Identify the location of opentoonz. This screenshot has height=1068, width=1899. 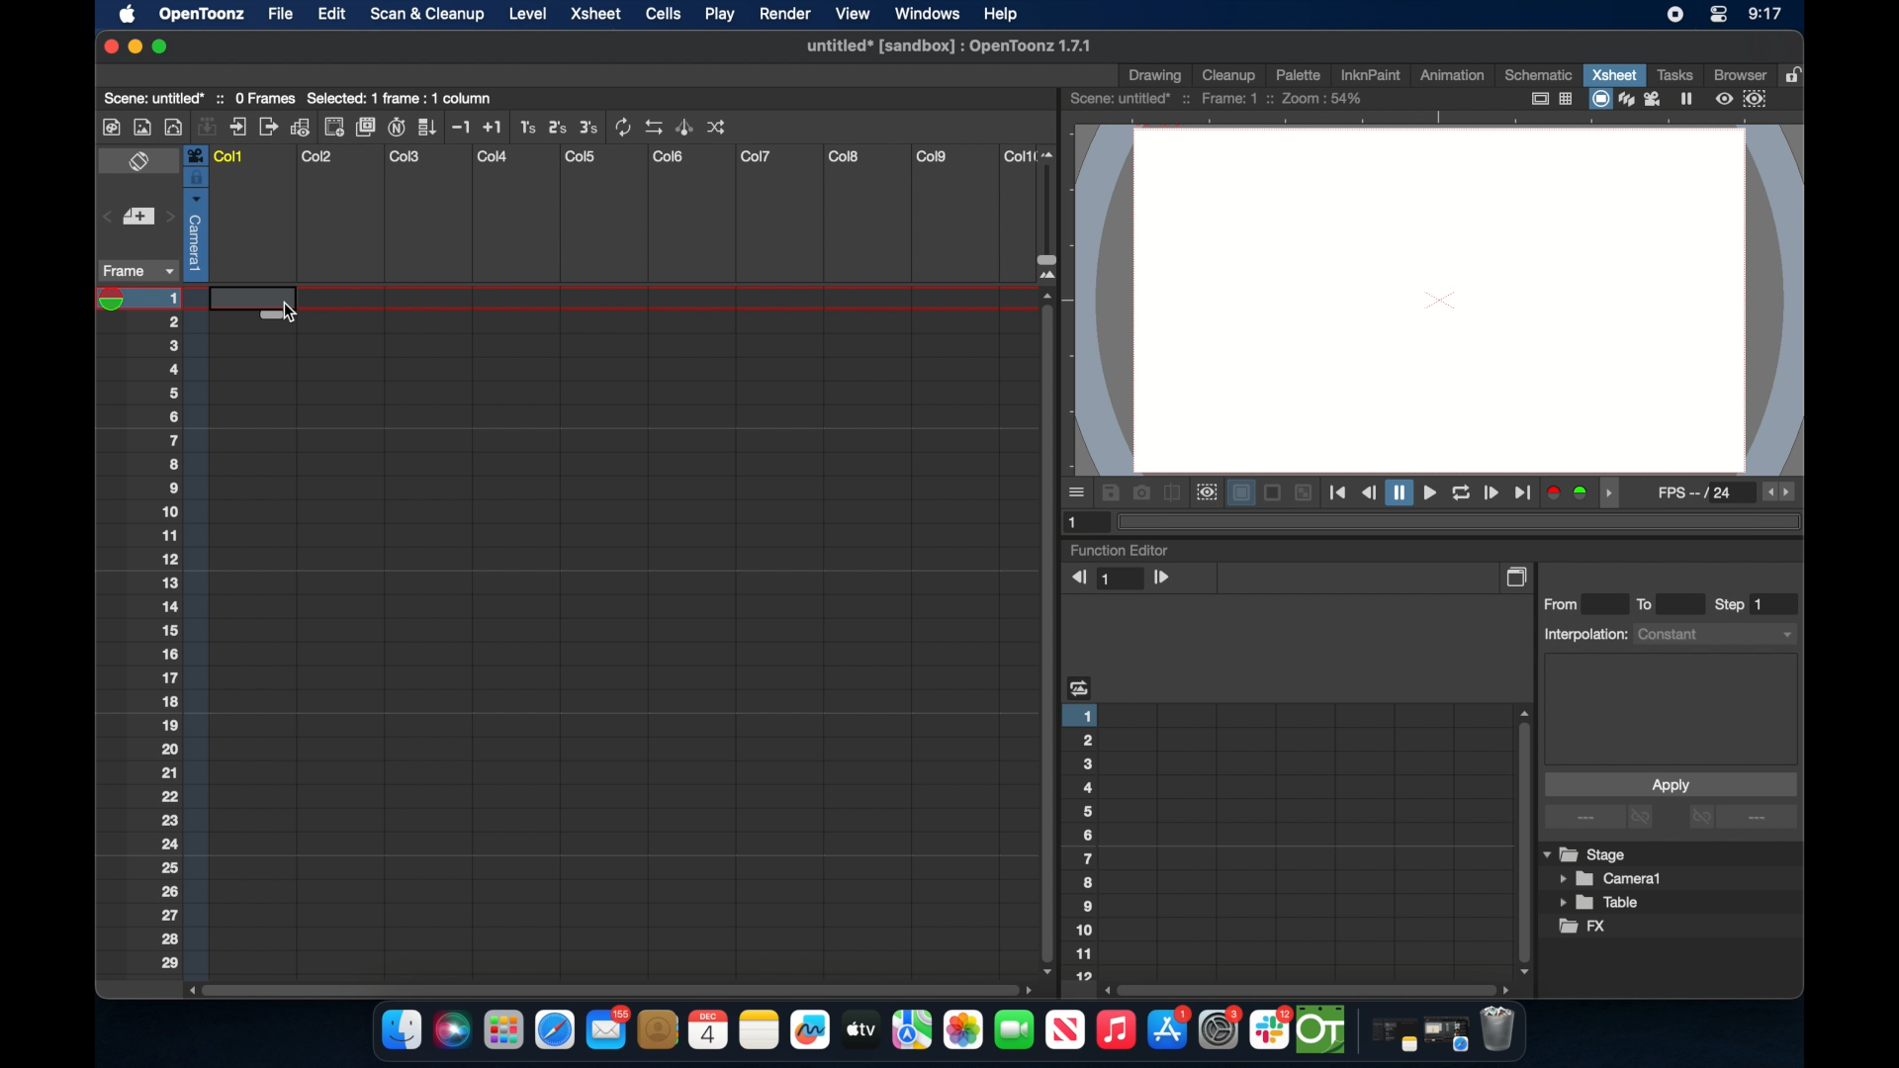
(1322, 1030).